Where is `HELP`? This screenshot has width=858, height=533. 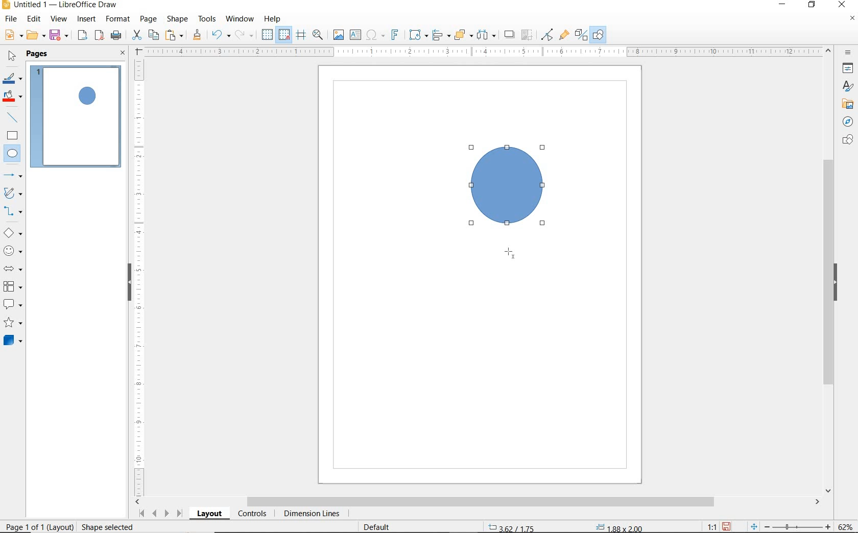
HELP is located at coordinates (273, 19).